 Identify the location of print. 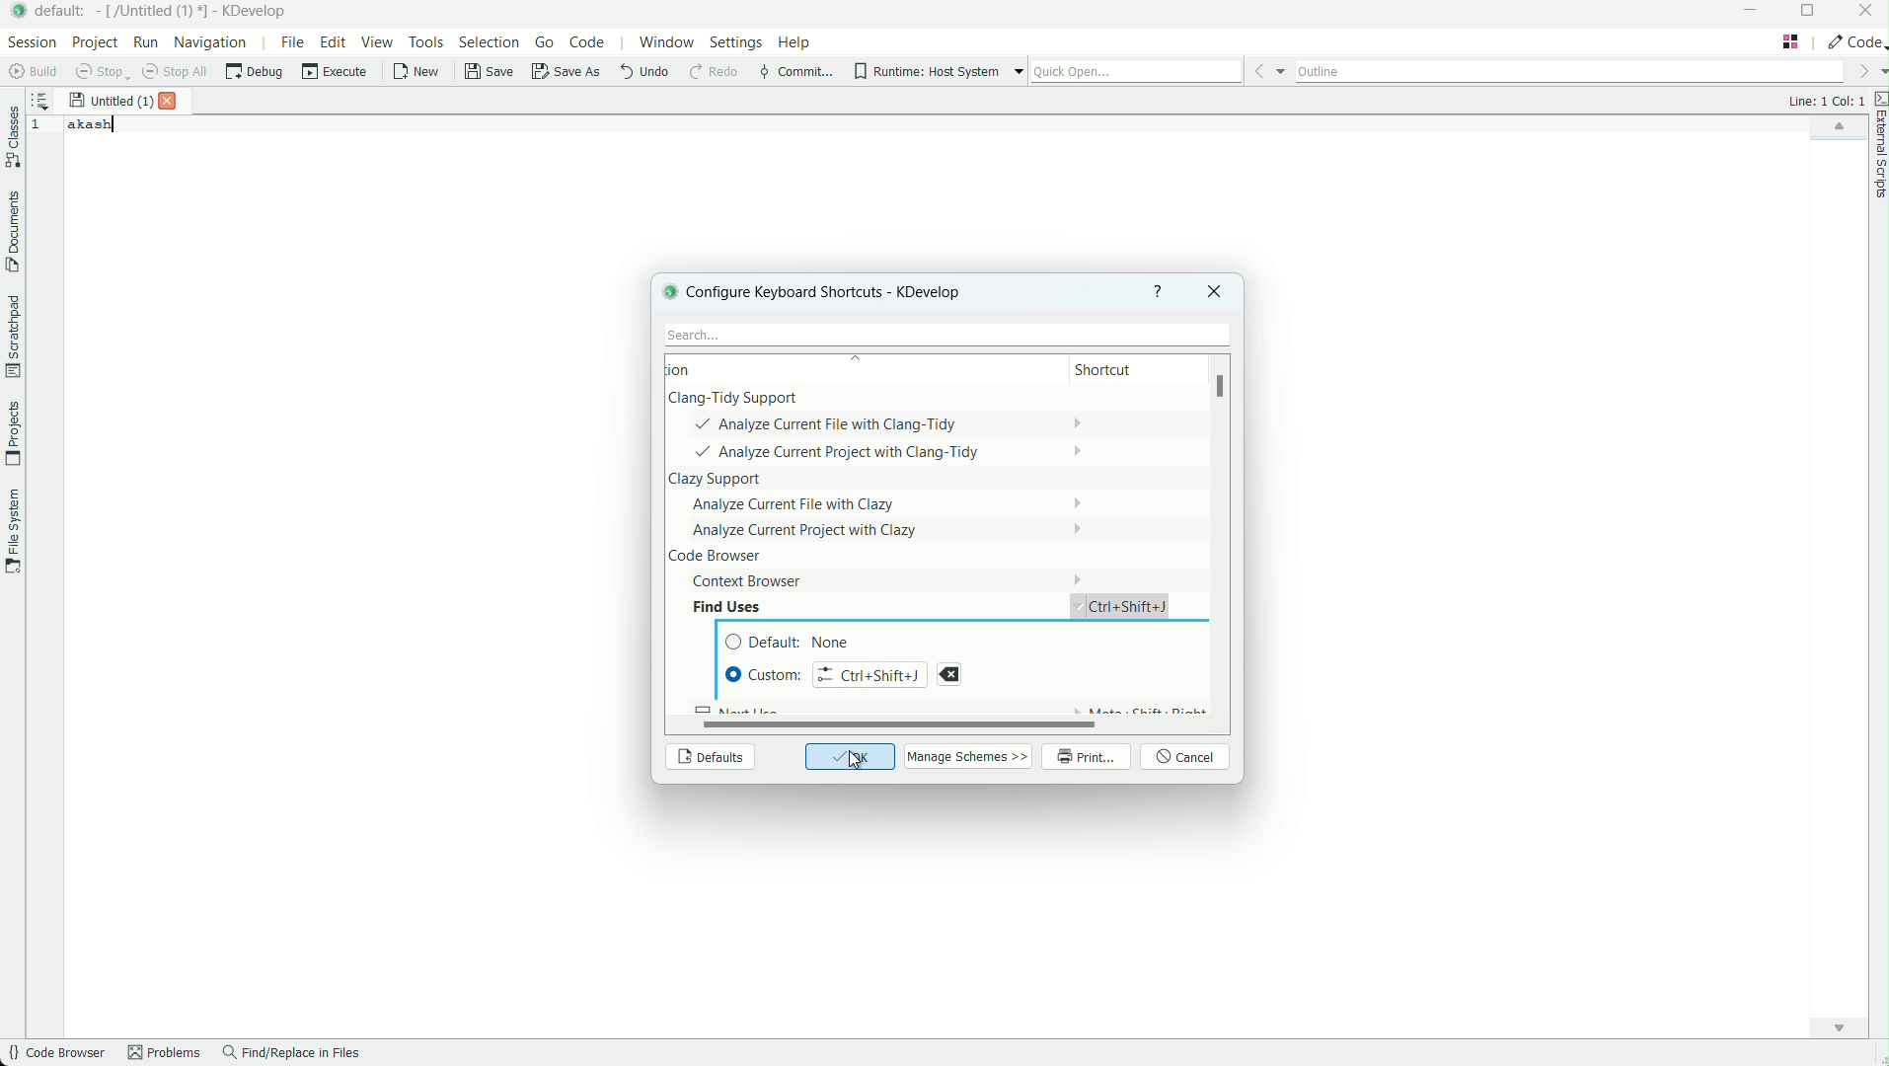
(1088, 758).